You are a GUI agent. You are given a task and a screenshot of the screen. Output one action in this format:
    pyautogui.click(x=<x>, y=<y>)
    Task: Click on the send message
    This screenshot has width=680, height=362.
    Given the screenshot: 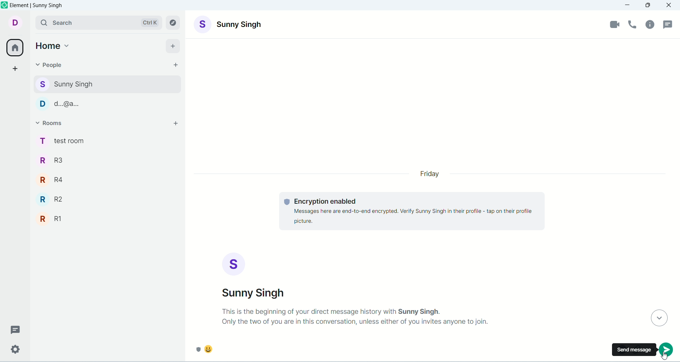 What is the action you would take?
    pyautogui.click(x=634, y=349)
    